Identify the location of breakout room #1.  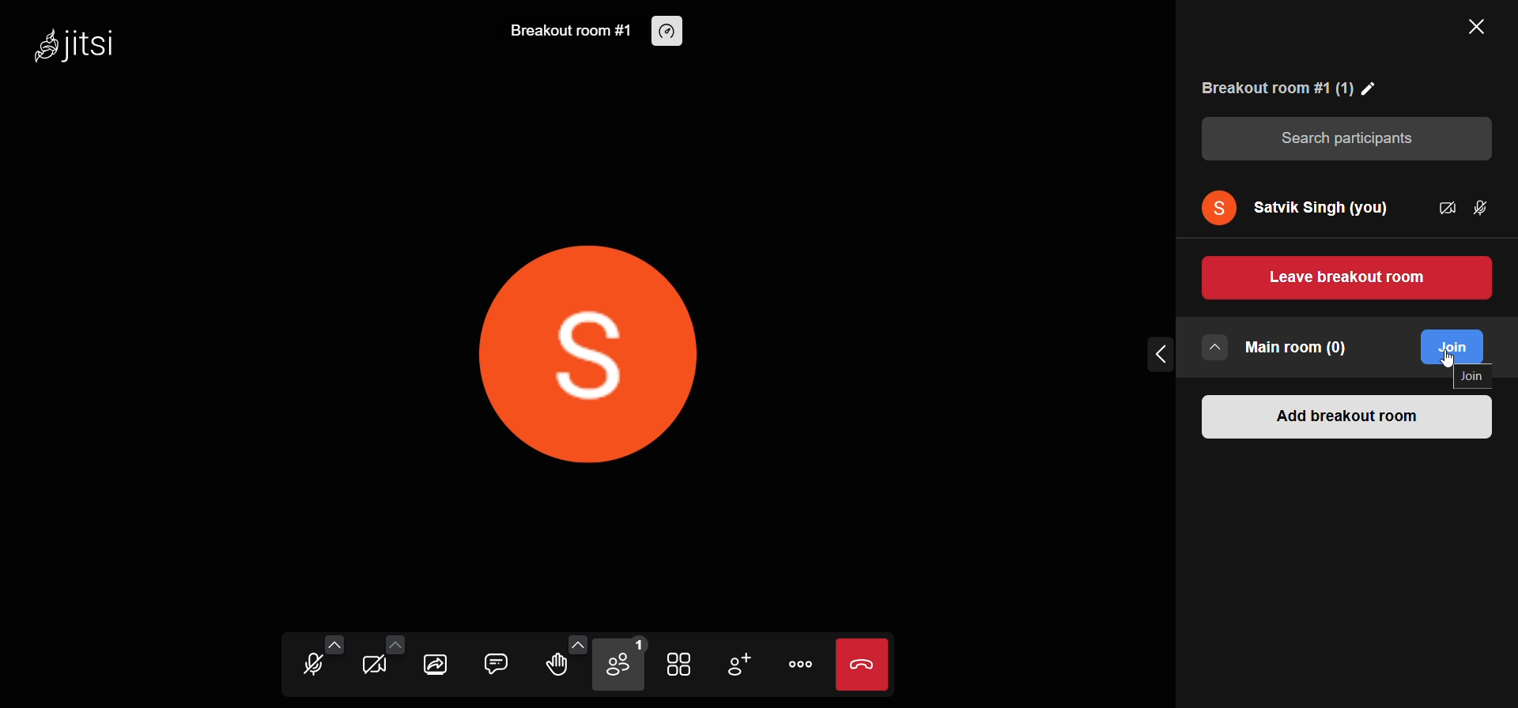
(568, 30).